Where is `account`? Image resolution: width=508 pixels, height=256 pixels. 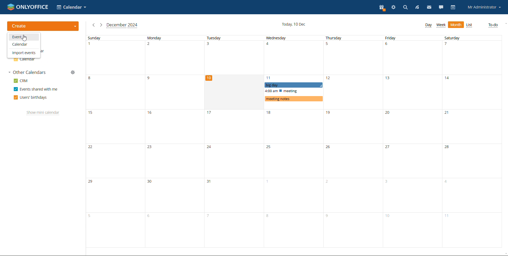 account is located at coordinates (484, 7).